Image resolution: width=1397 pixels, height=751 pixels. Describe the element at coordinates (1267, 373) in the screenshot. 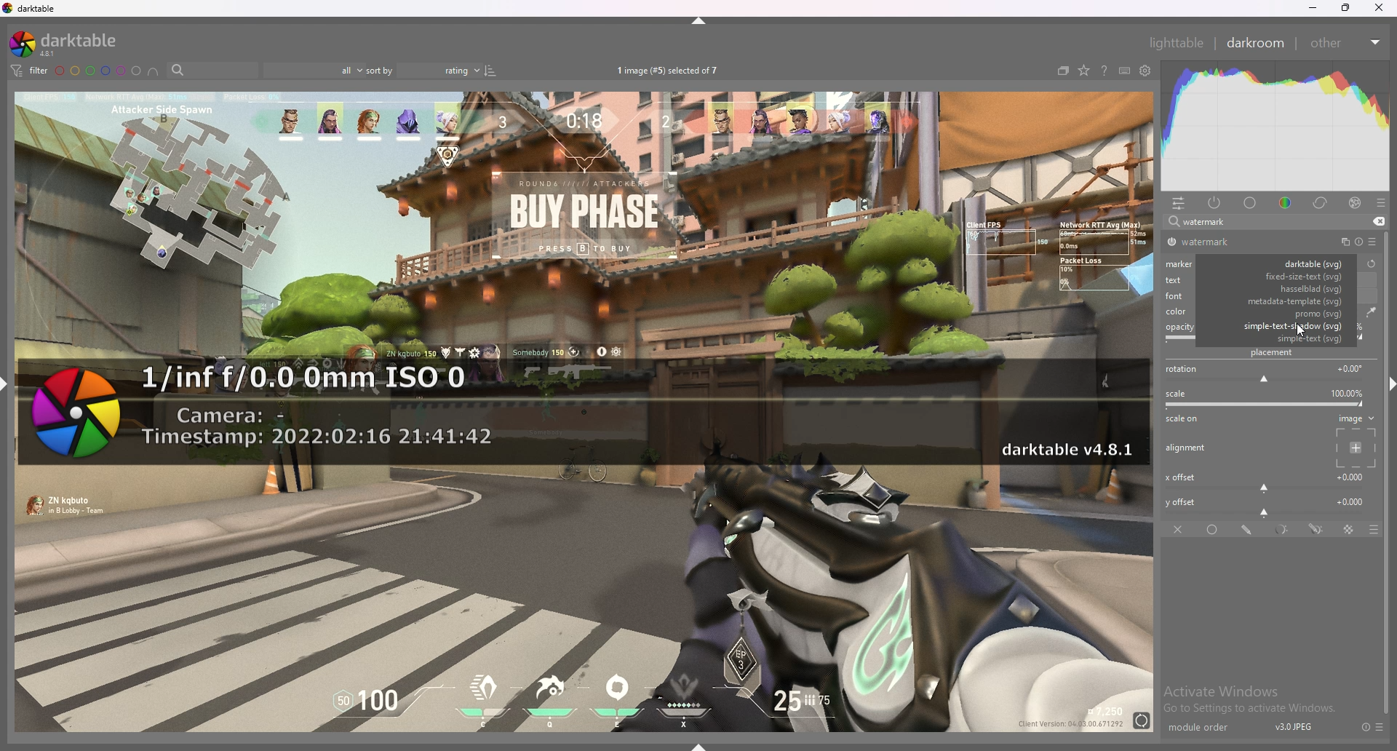

I see `rotation` at that location.